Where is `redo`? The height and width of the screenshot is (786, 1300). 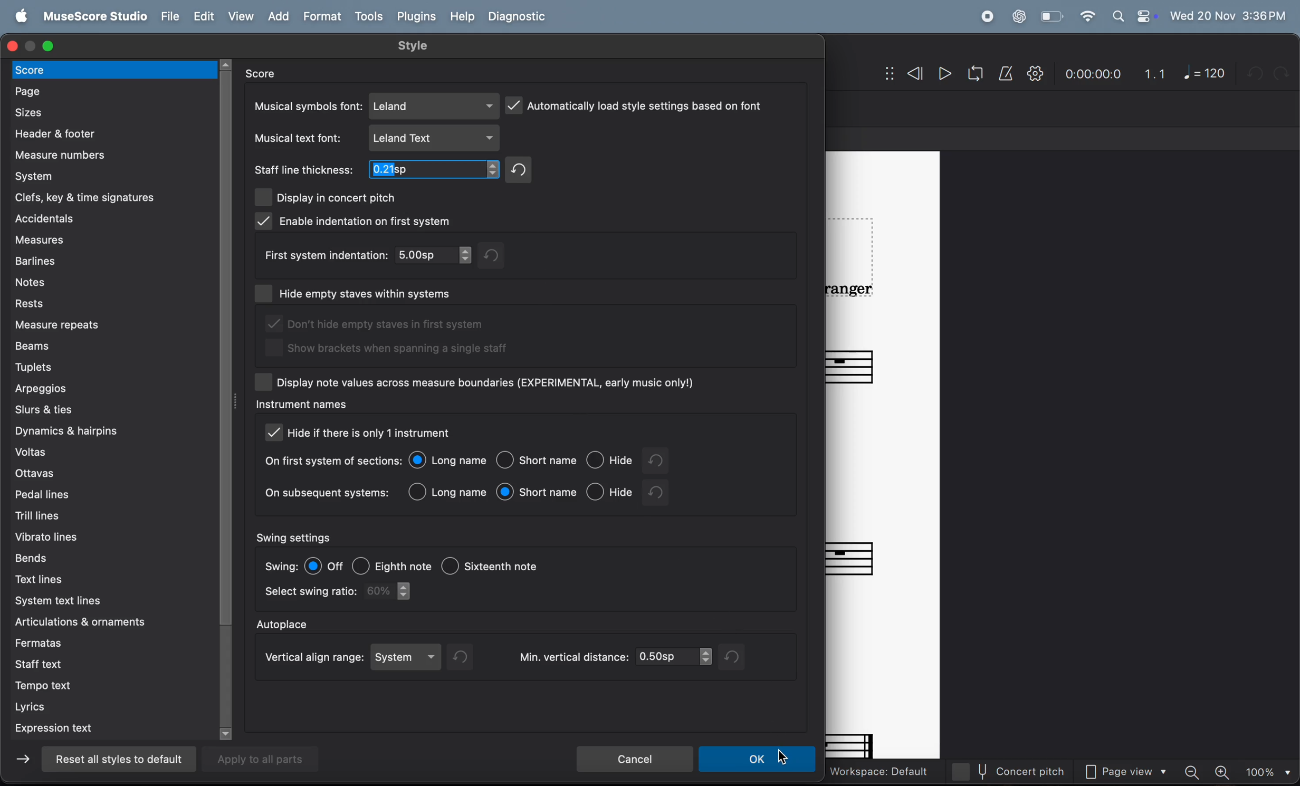 redo is located at coordinates (500, 255).